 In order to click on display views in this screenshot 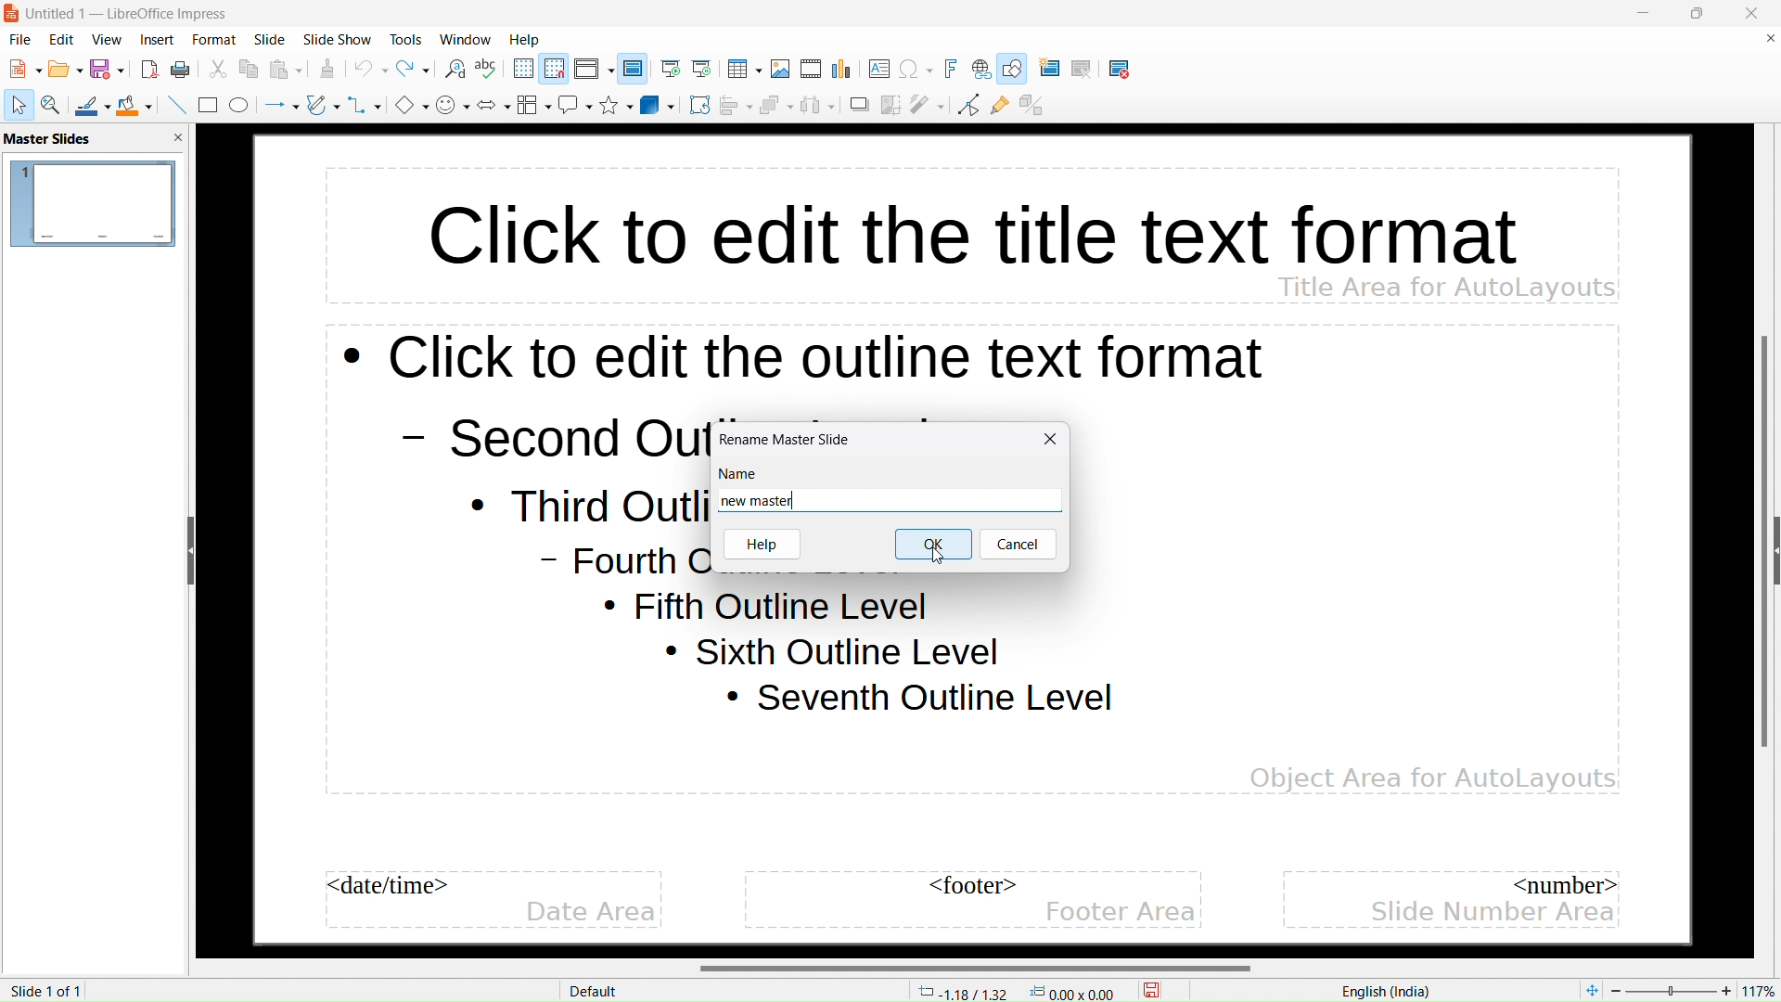, I will do `click(594, 69)`.